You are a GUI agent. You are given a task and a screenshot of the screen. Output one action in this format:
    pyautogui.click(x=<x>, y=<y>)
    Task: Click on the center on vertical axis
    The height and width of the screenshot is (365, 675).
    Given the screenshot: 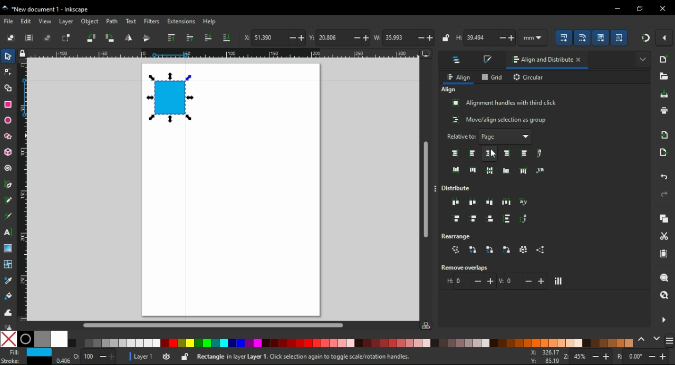 What is the action you would take?
    pyautogui.click(x=491, y=153)
    